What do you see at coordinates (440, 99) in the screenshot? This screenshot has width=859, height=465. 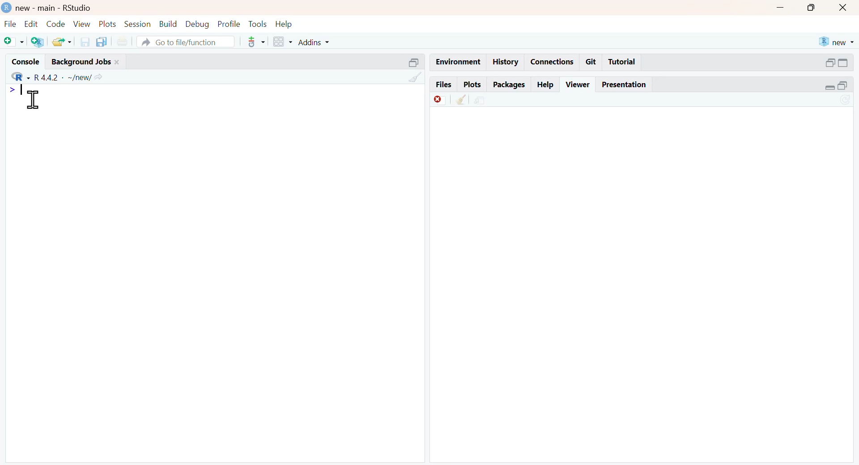 I see `offline` at bounding box center [440, 99].